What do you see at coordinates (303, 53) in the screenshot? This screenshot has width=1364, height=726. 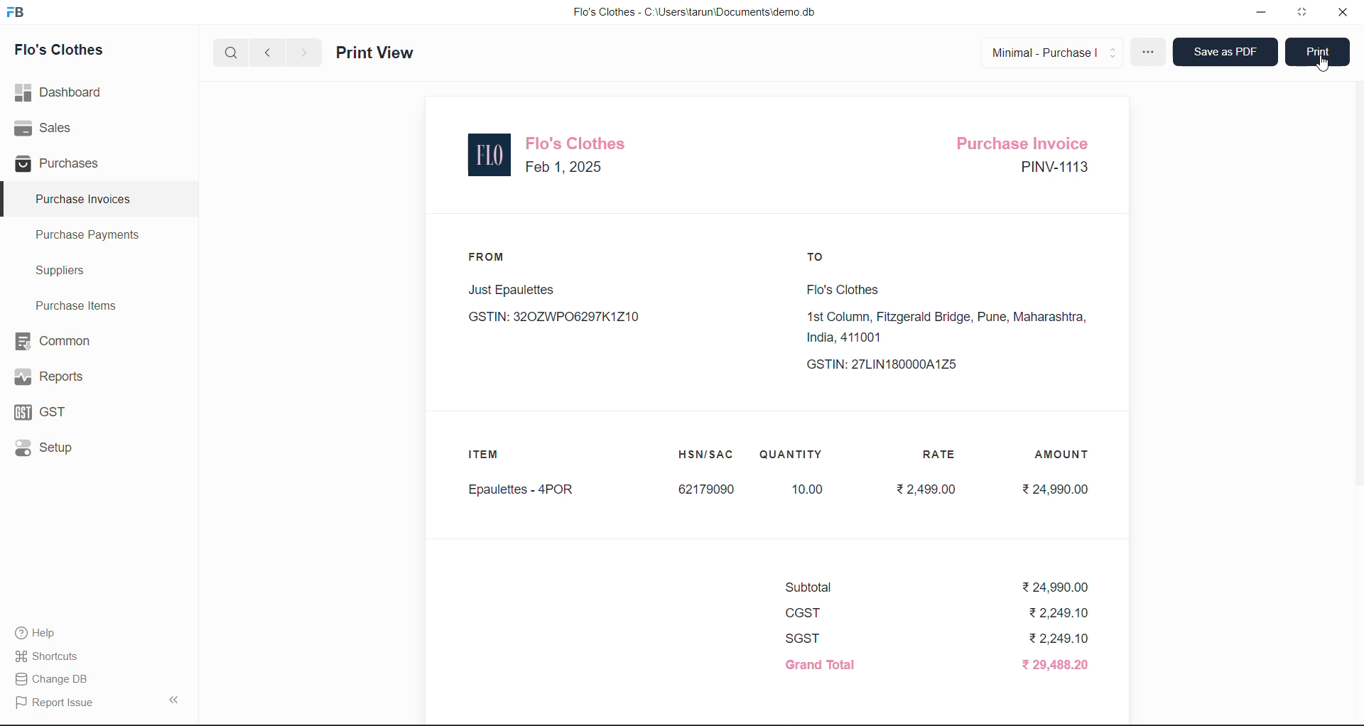 I see `next` at bounding box center [303, 53].